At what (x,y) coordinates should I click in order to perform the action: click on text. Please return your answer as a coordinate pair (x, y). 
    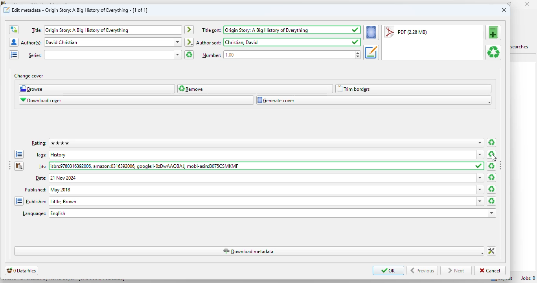
    Looking at the image, I should click on (43, 166).